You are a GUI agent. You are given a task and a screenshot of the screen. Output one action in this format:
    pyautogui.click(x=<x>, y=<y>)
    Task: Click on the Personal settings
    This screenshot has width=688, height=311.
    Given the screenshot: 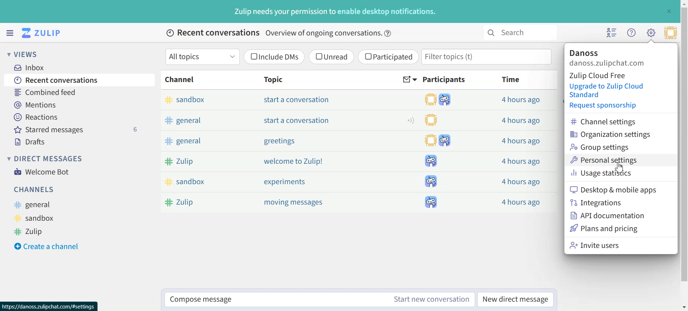 What is the action you would take?
    pyautogui.click(x=612, y=159)
    